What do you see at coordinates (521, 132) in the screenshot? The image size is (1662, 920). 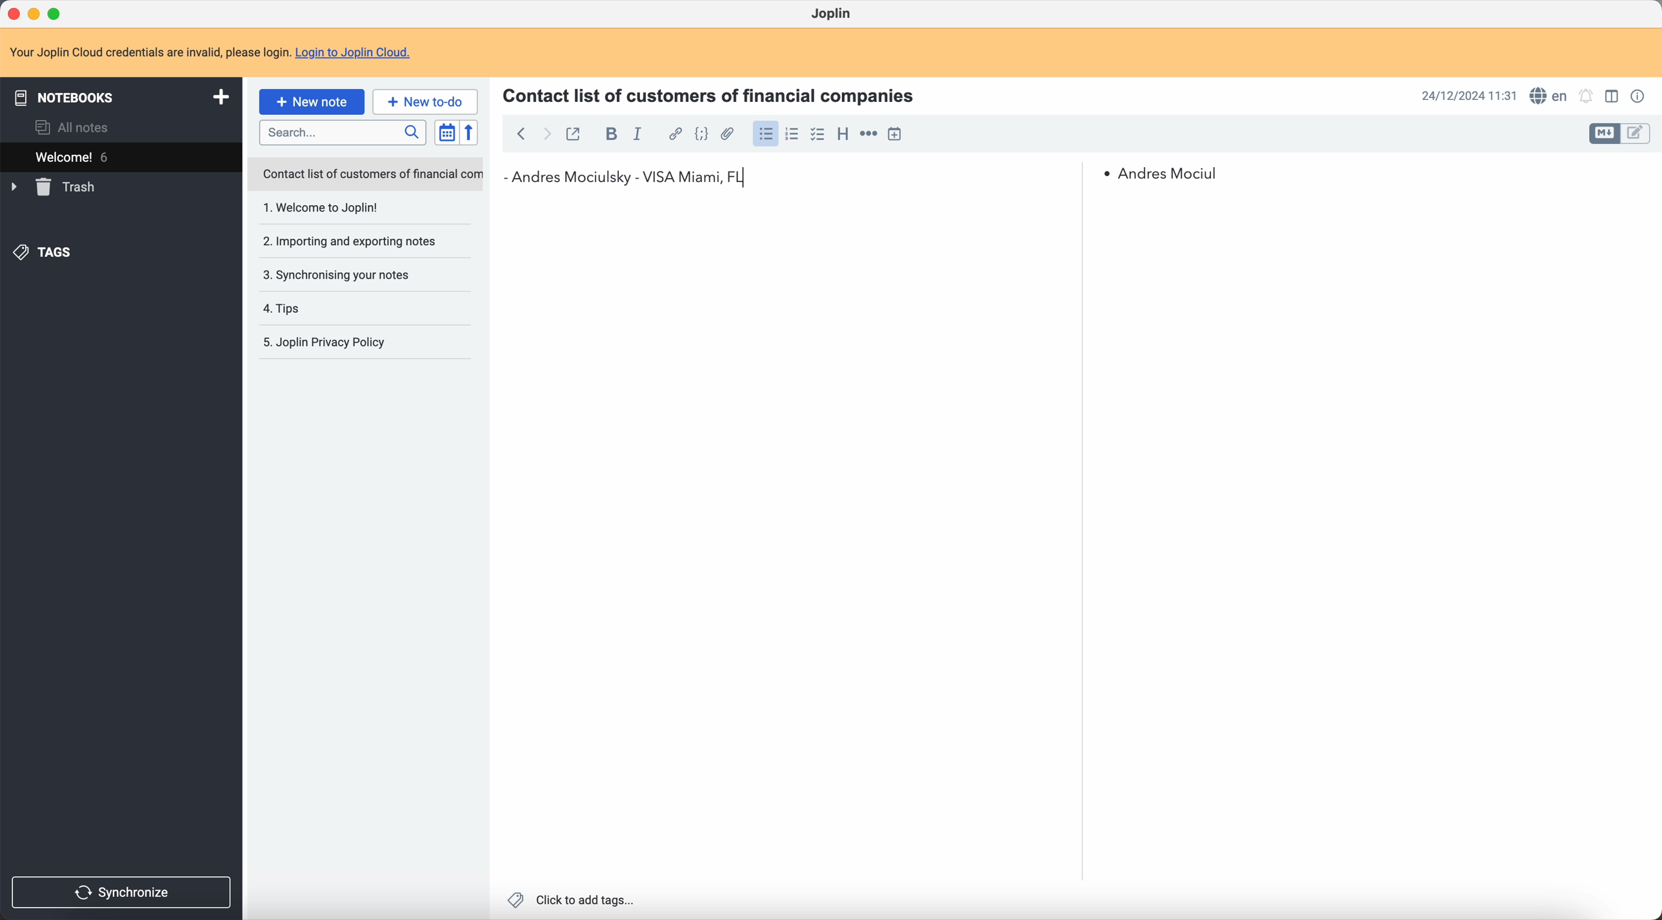 I see `back` at bounding box center [521, 132].